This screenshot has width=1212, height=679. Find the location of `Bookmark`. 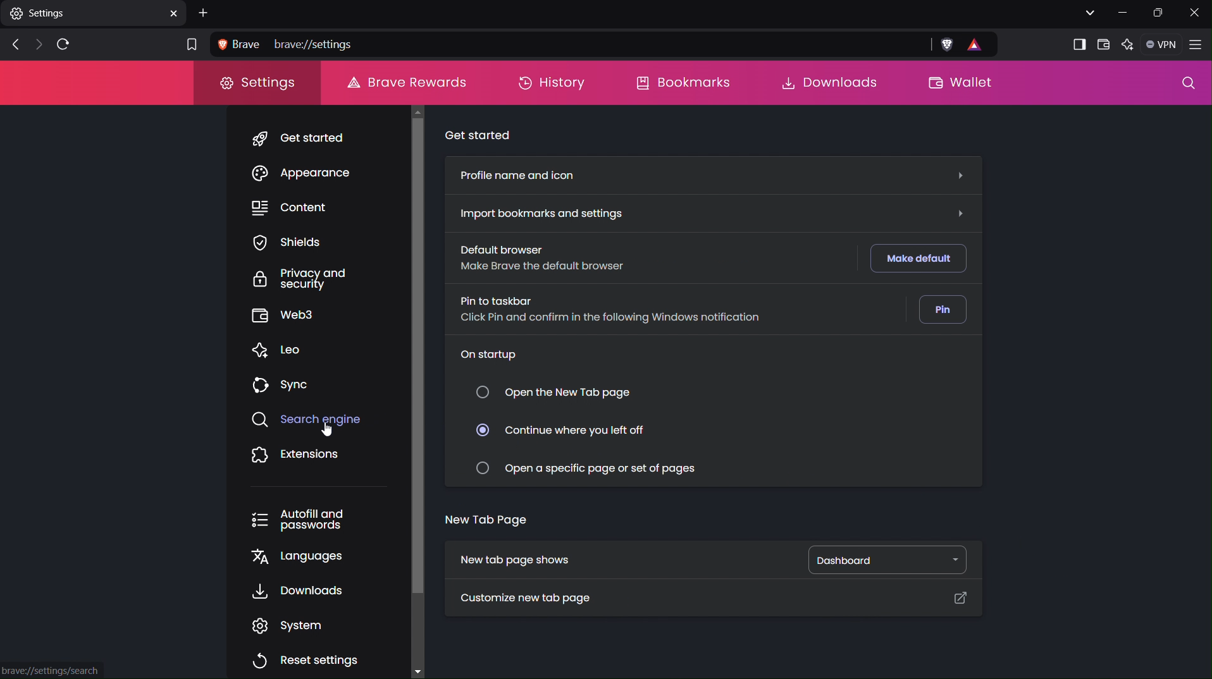

Bookmark is located at coordinates (190, 43).